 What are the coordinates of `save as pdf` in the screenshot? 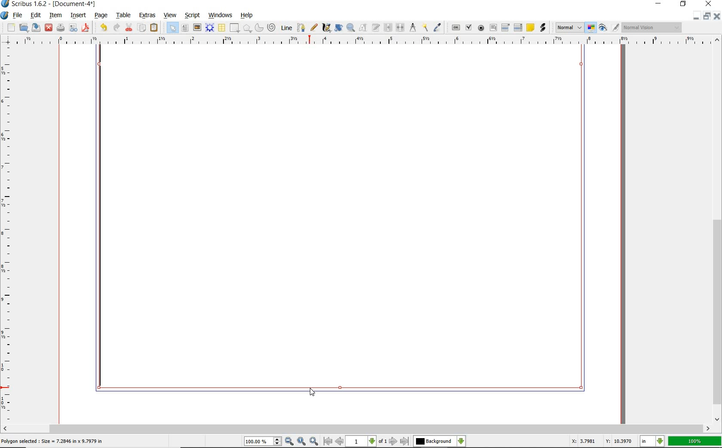 It's located at (86, 27).